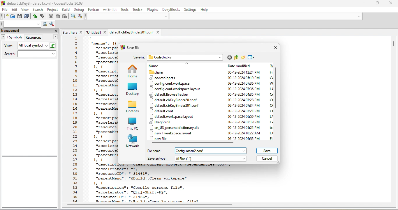 This screenshot has width=398, height=210. What do you see at coordinates (53, 10) in the screenshot?
I see `project` at bounding box center [53, 10].